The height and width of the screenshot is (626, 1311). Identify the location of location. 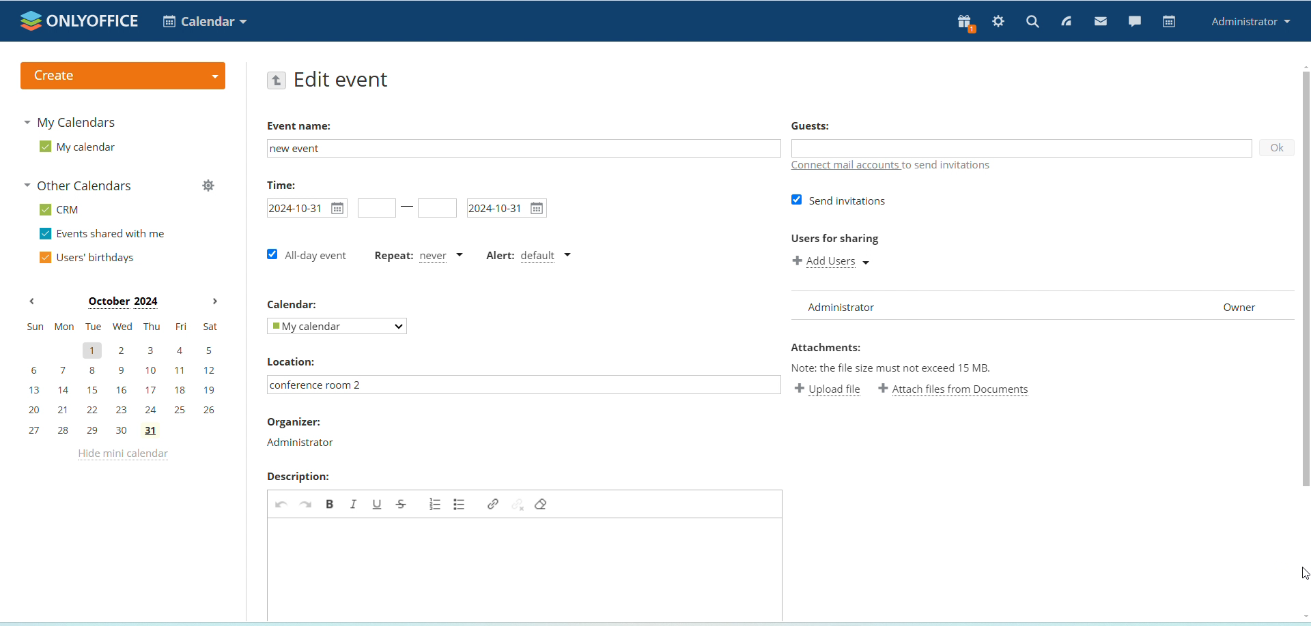
(290, 362).